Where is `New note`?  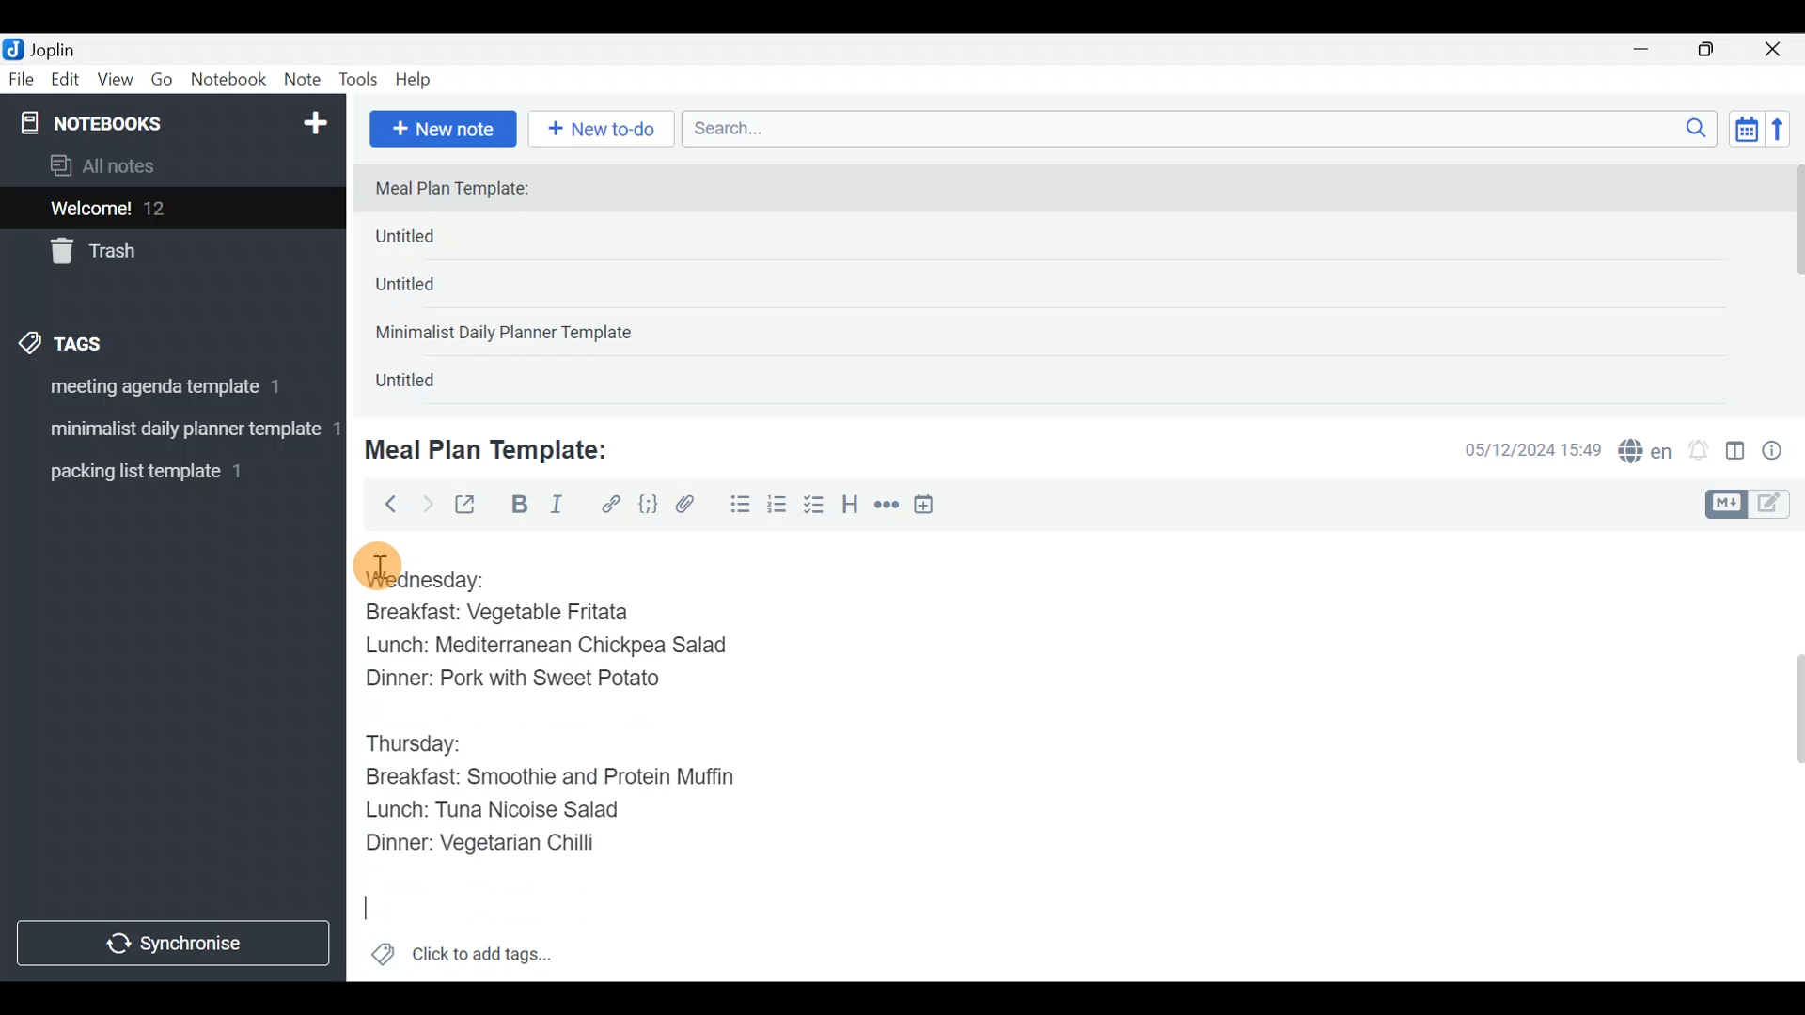 New note is located at coordinates (441, 127).